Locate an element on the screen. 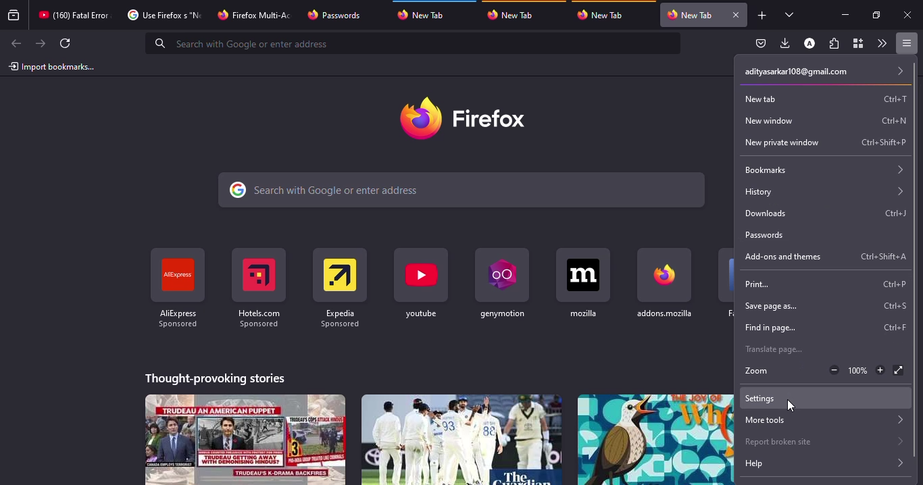  passwords is located at coordinates (766, 235).